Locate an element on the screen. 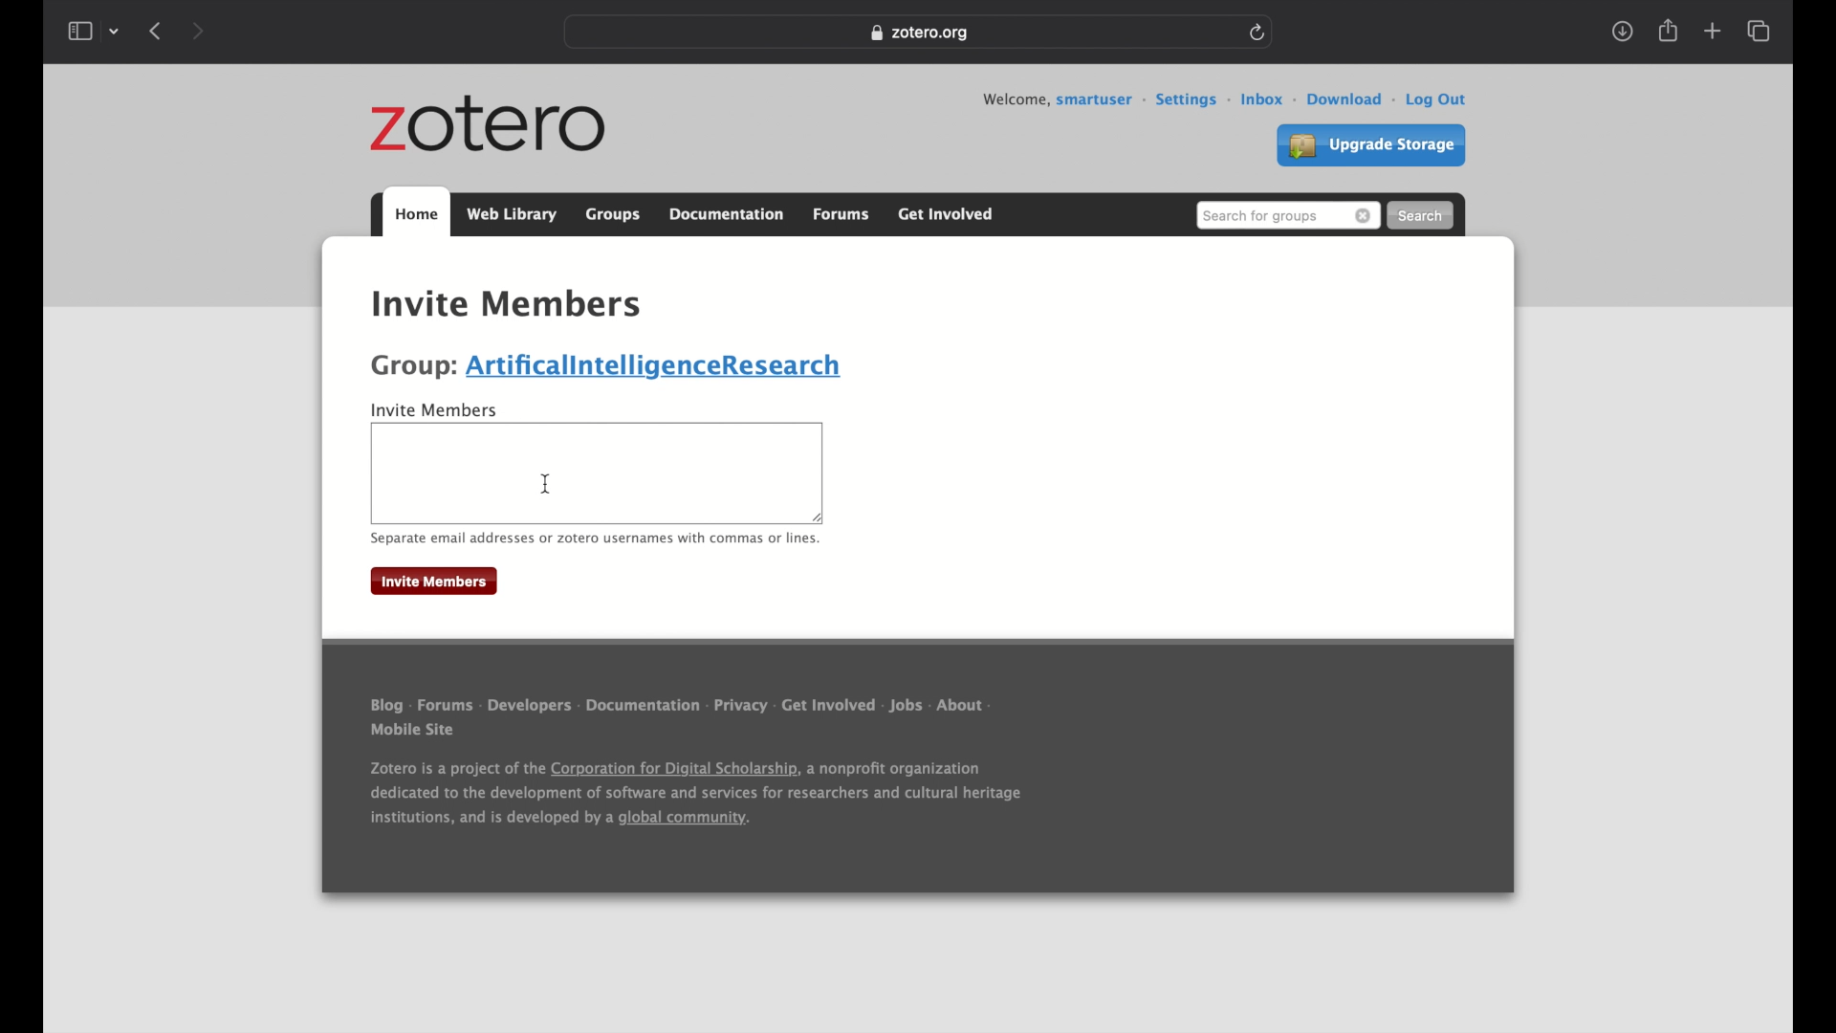 This screenshot has height=1033, width=1836. textbox boundary is located at coordinates (668, 423).